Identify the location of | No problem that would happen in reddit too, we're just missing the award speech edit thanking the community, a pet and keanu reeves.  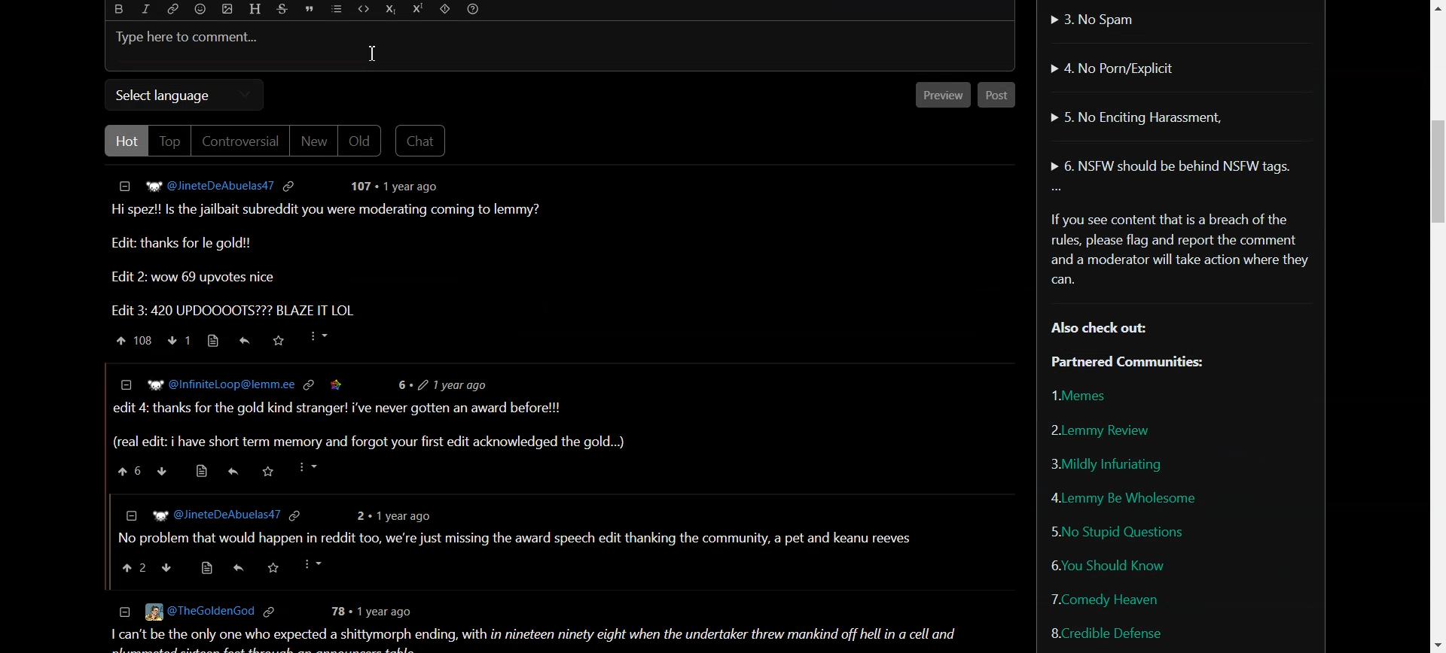
(517, 539).